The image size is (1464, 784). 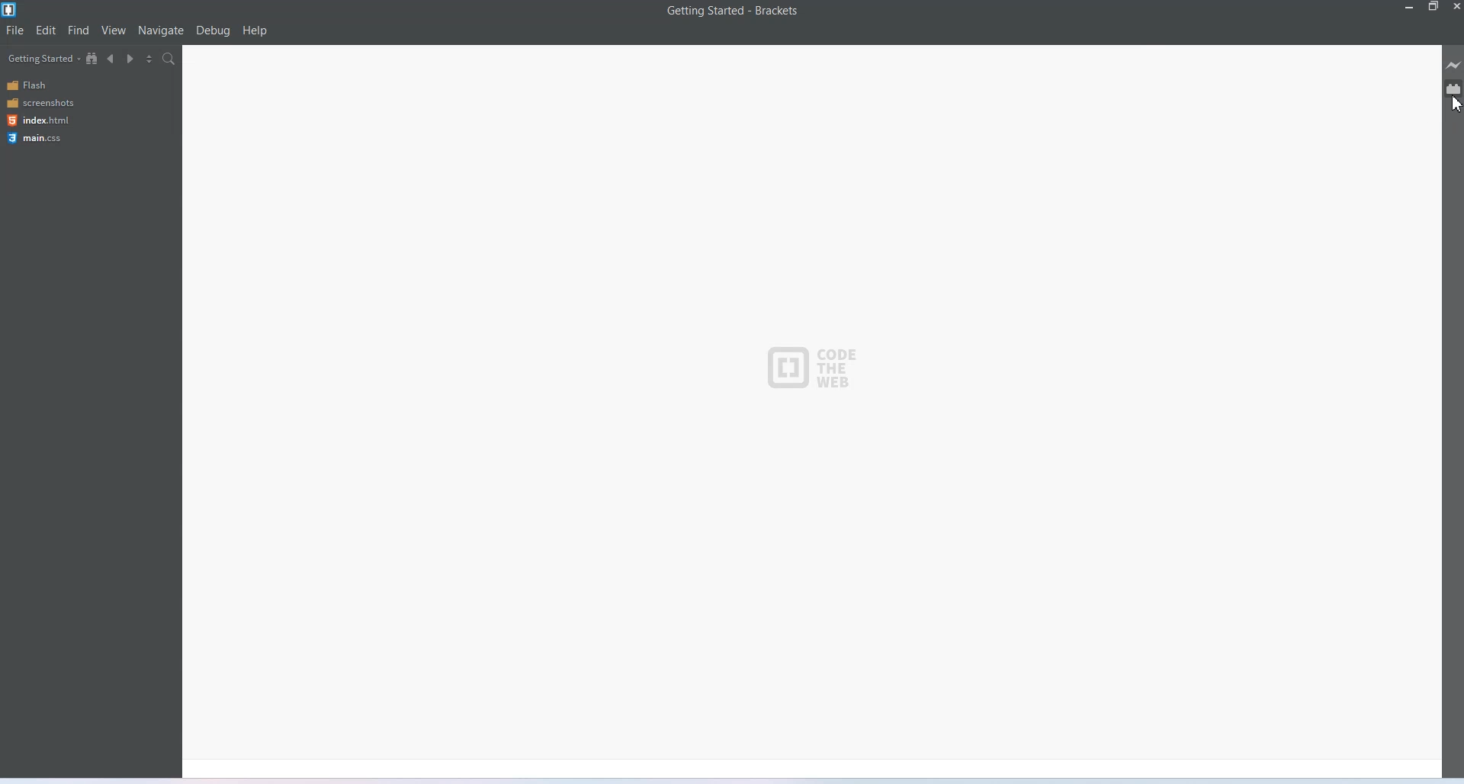 What do you see at coordinates (112, 58) in the screenshot?
I see `Navigate backward` at bounding box center [112, 58].